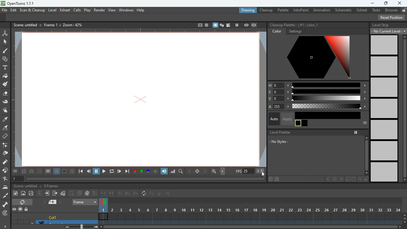 The height and width of the screenshot is (229, 407). I want to click on play, so click(104, 171).